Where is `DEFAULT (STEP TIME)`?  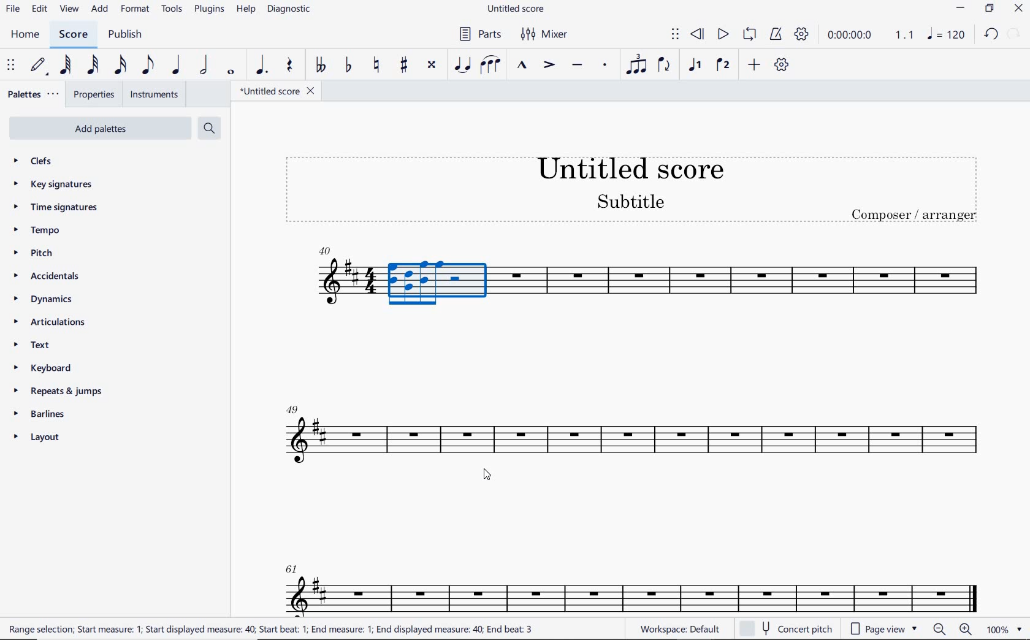
DEFAULT (STEP TIME) is located at coordinates (40, 66).